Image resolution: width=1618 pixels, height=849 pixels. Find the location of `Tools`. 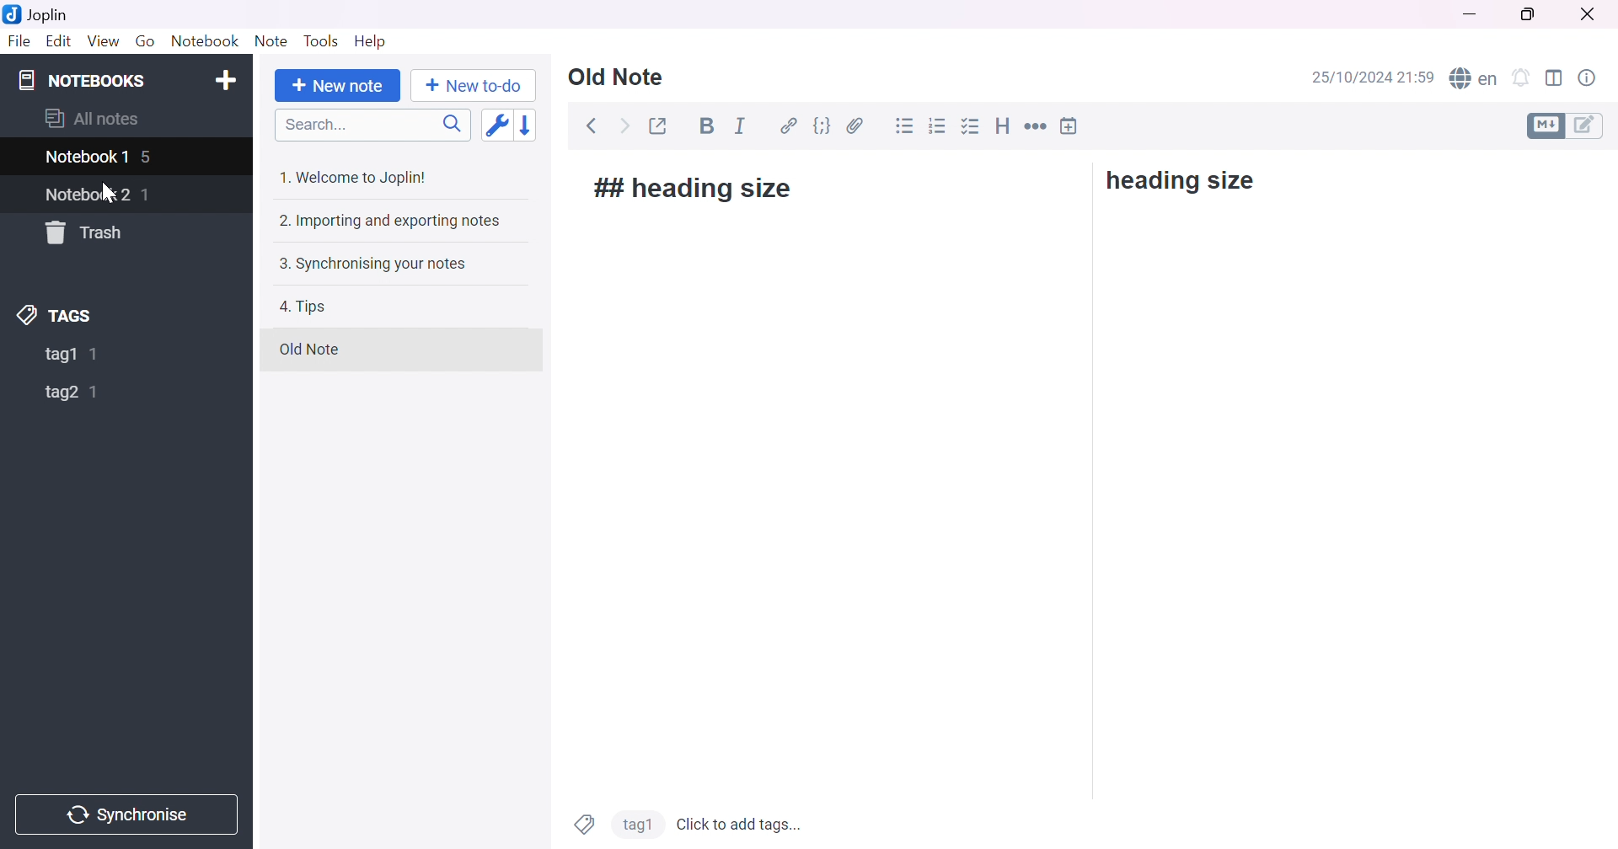

Tools is located at coordinates (319, 40).